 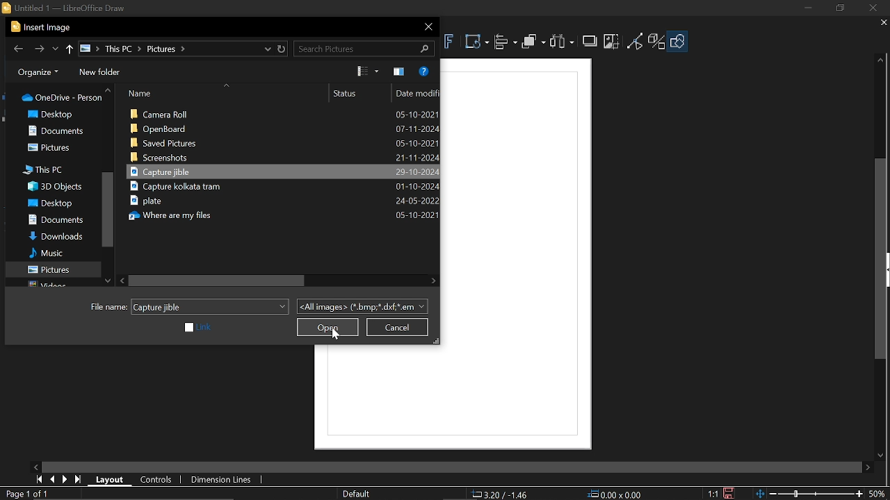 I want to click on Move down in folders, so click(x=108, y=281).